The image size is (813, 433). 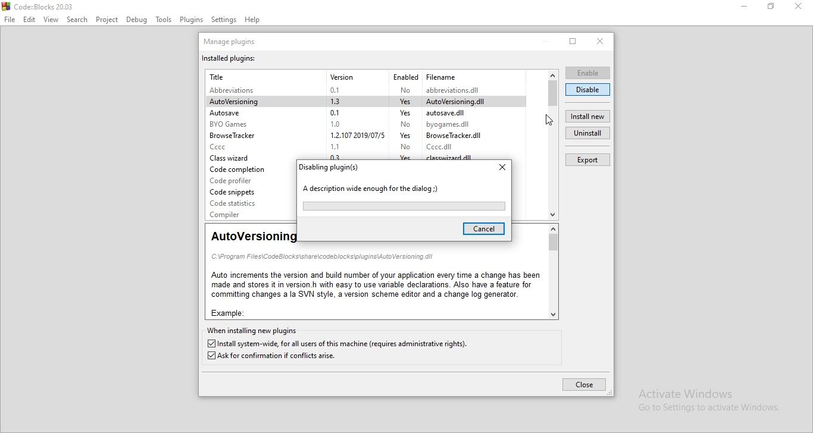 I want to click on classwizard.dil, so click(x=452, y=158).